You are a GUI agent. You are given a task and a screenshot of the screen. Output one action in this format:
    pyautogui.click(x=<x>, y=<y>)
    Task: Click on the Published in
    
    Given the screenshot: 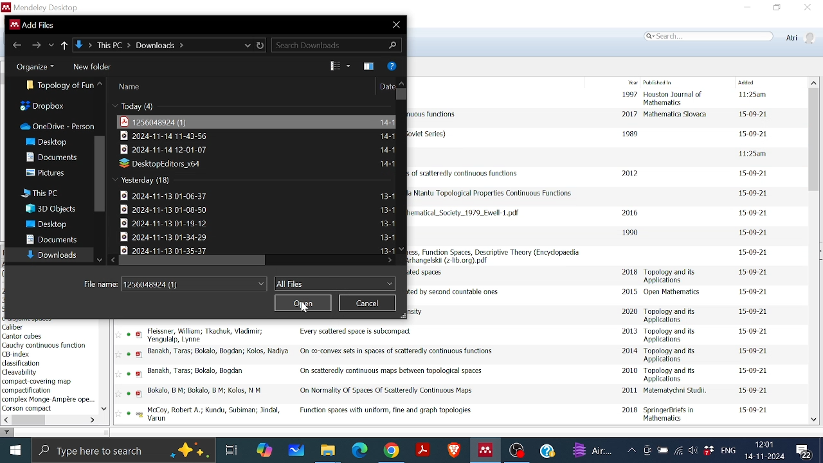 What is the action you would take?
    pyautogui.click(x=674, y=374)
    